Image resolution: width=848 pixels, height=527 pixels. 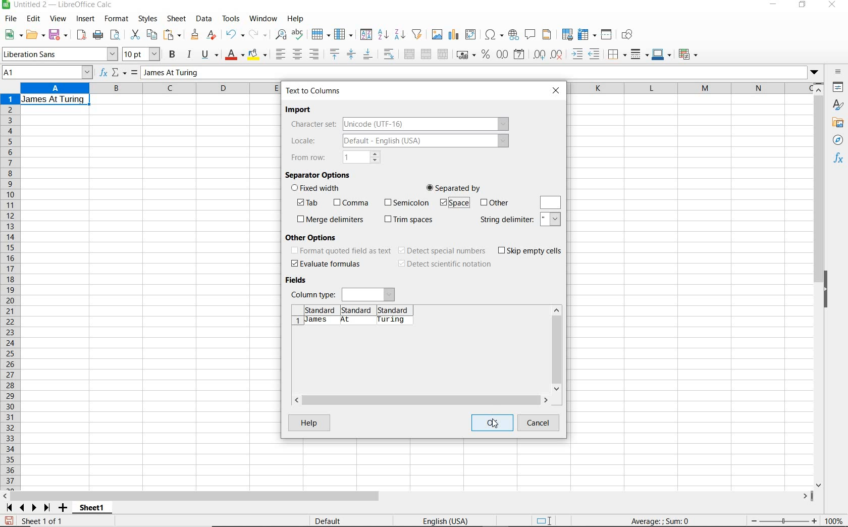 I want to click on spelling, so click(x=297, y=35).